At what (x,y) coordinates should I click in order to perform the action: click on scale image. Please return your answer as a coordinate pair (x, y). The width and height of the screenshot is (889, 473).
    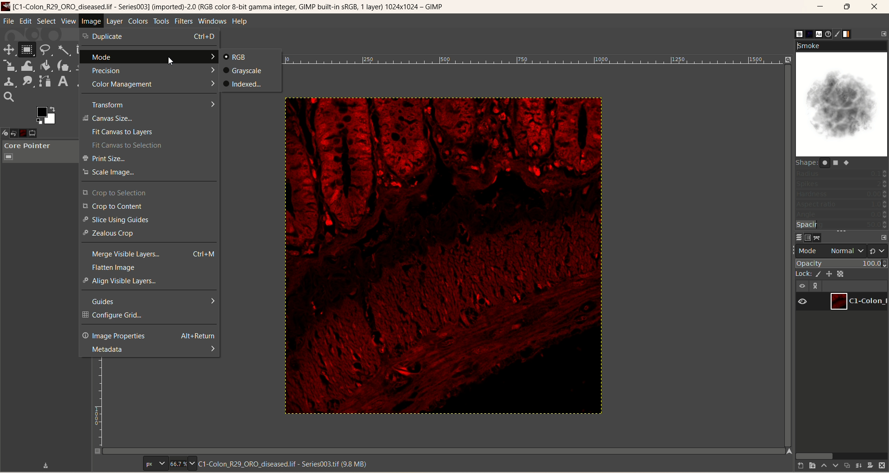
    Looking at the image, I should click on (148, 173).